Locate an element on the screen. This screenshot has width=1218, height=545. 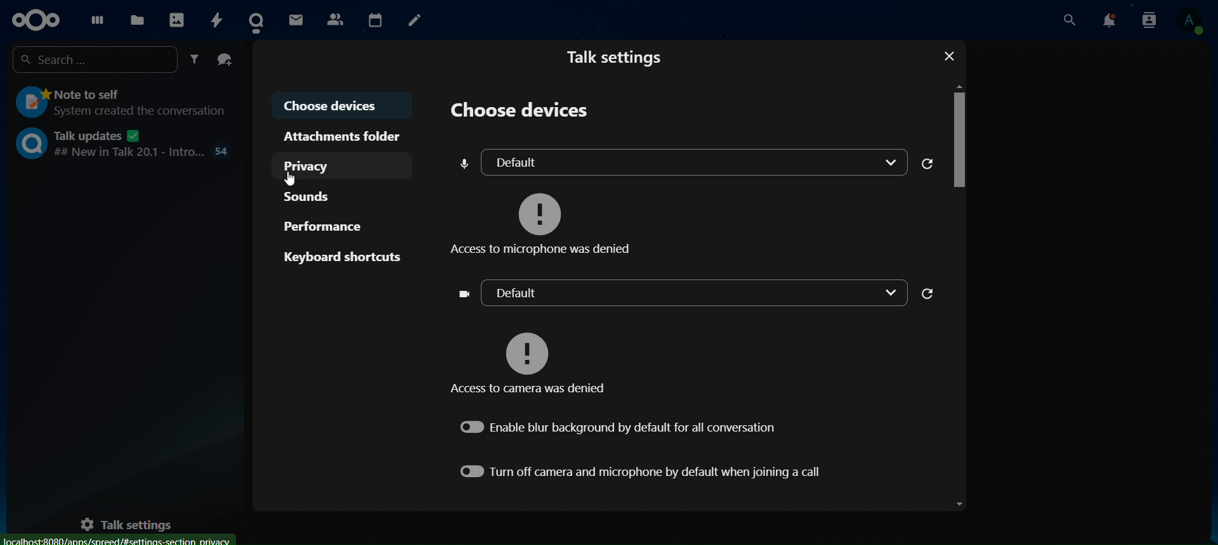
access to camera was denied is located at coordinates (530, 361).